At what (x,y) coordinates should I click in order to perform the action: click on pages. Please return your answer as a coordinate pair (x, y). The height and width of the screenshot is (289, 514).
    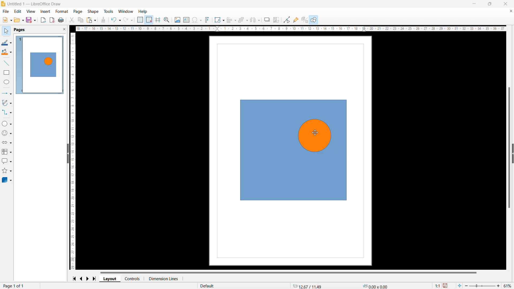
    Looking at the image, I should click on (20, 30).